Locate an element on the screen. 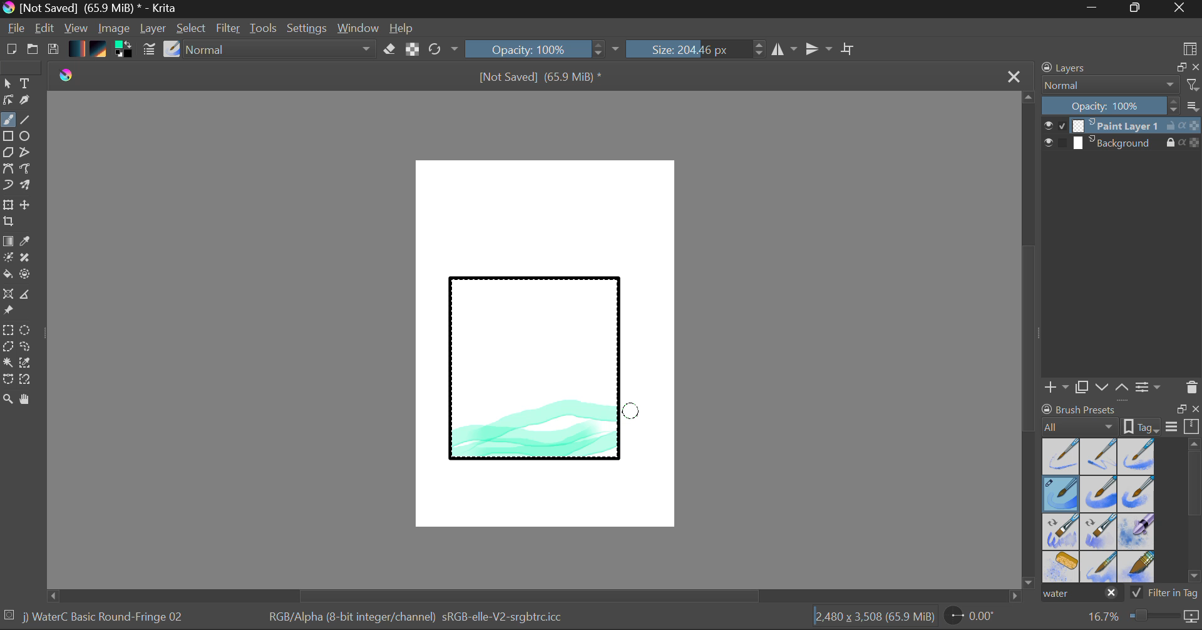 The image size is (1202, 630). Filter in Tag Option is located at coordinates (1165, 594).